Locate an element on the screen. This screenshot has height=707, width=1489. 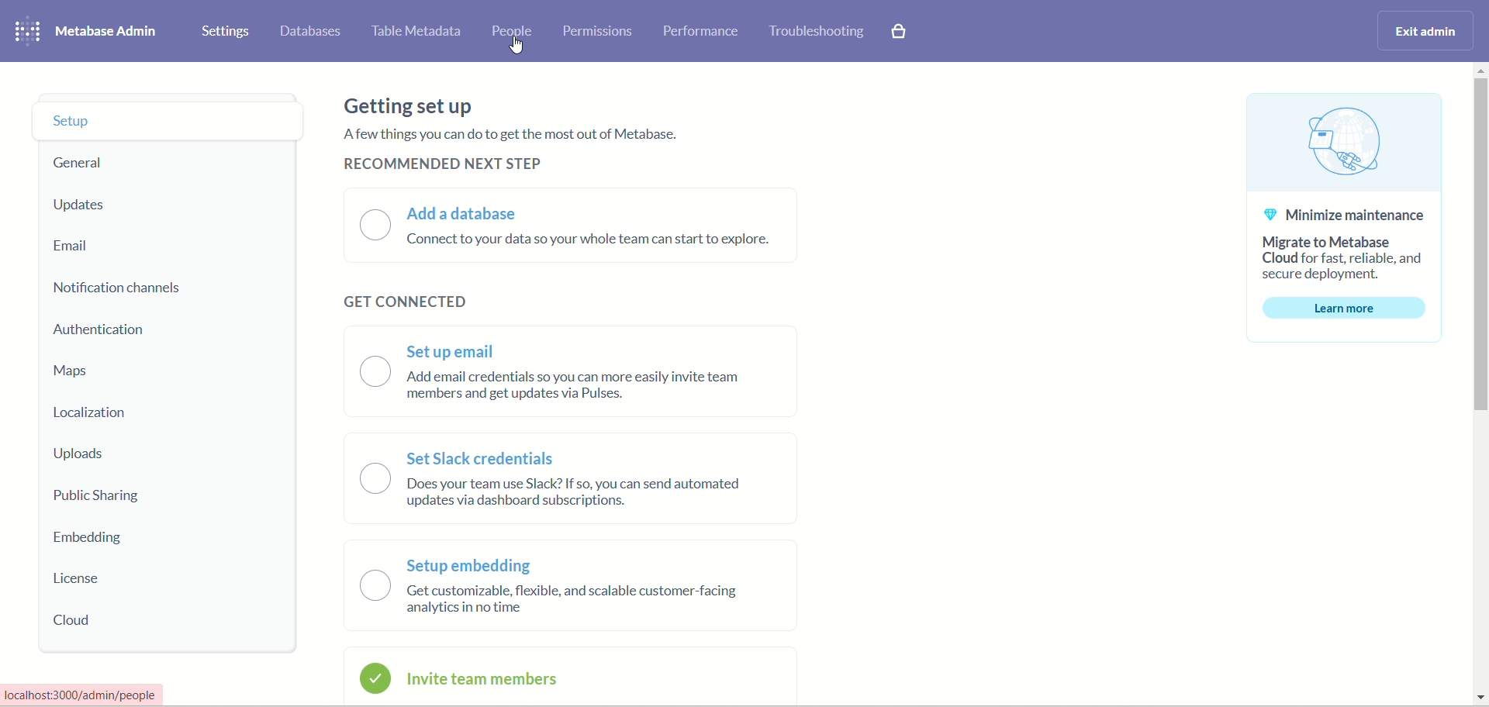
cloud is located at coordinates (76, 622).